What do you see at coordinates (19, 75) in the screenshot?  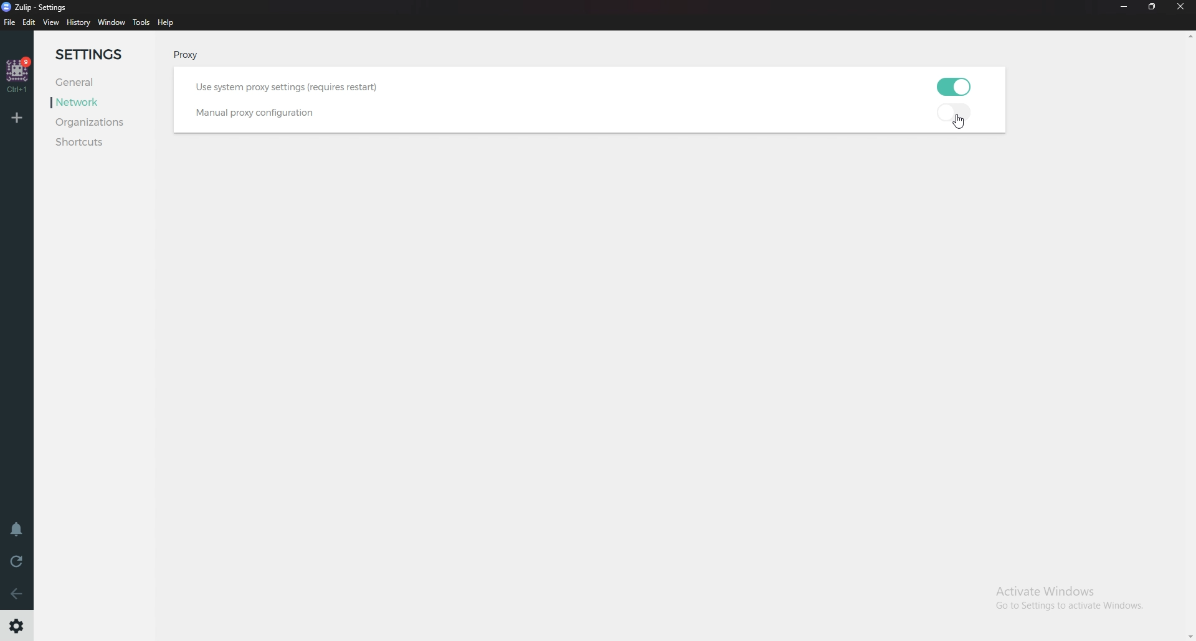 I see `Home` at bounding box center [19, 75].